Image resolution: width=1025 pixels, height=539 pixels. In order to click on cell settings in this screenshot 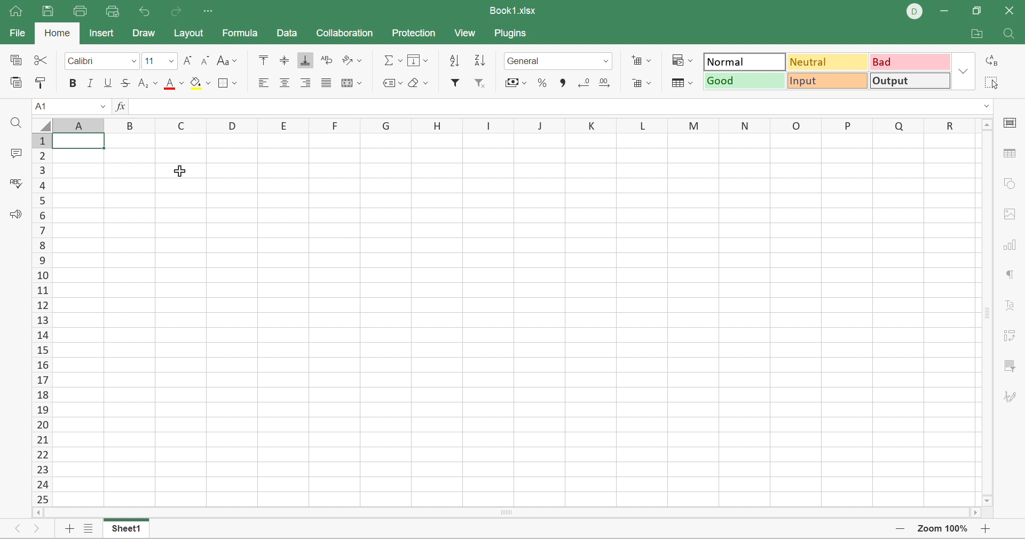, I will do `click(1011, 124)`.